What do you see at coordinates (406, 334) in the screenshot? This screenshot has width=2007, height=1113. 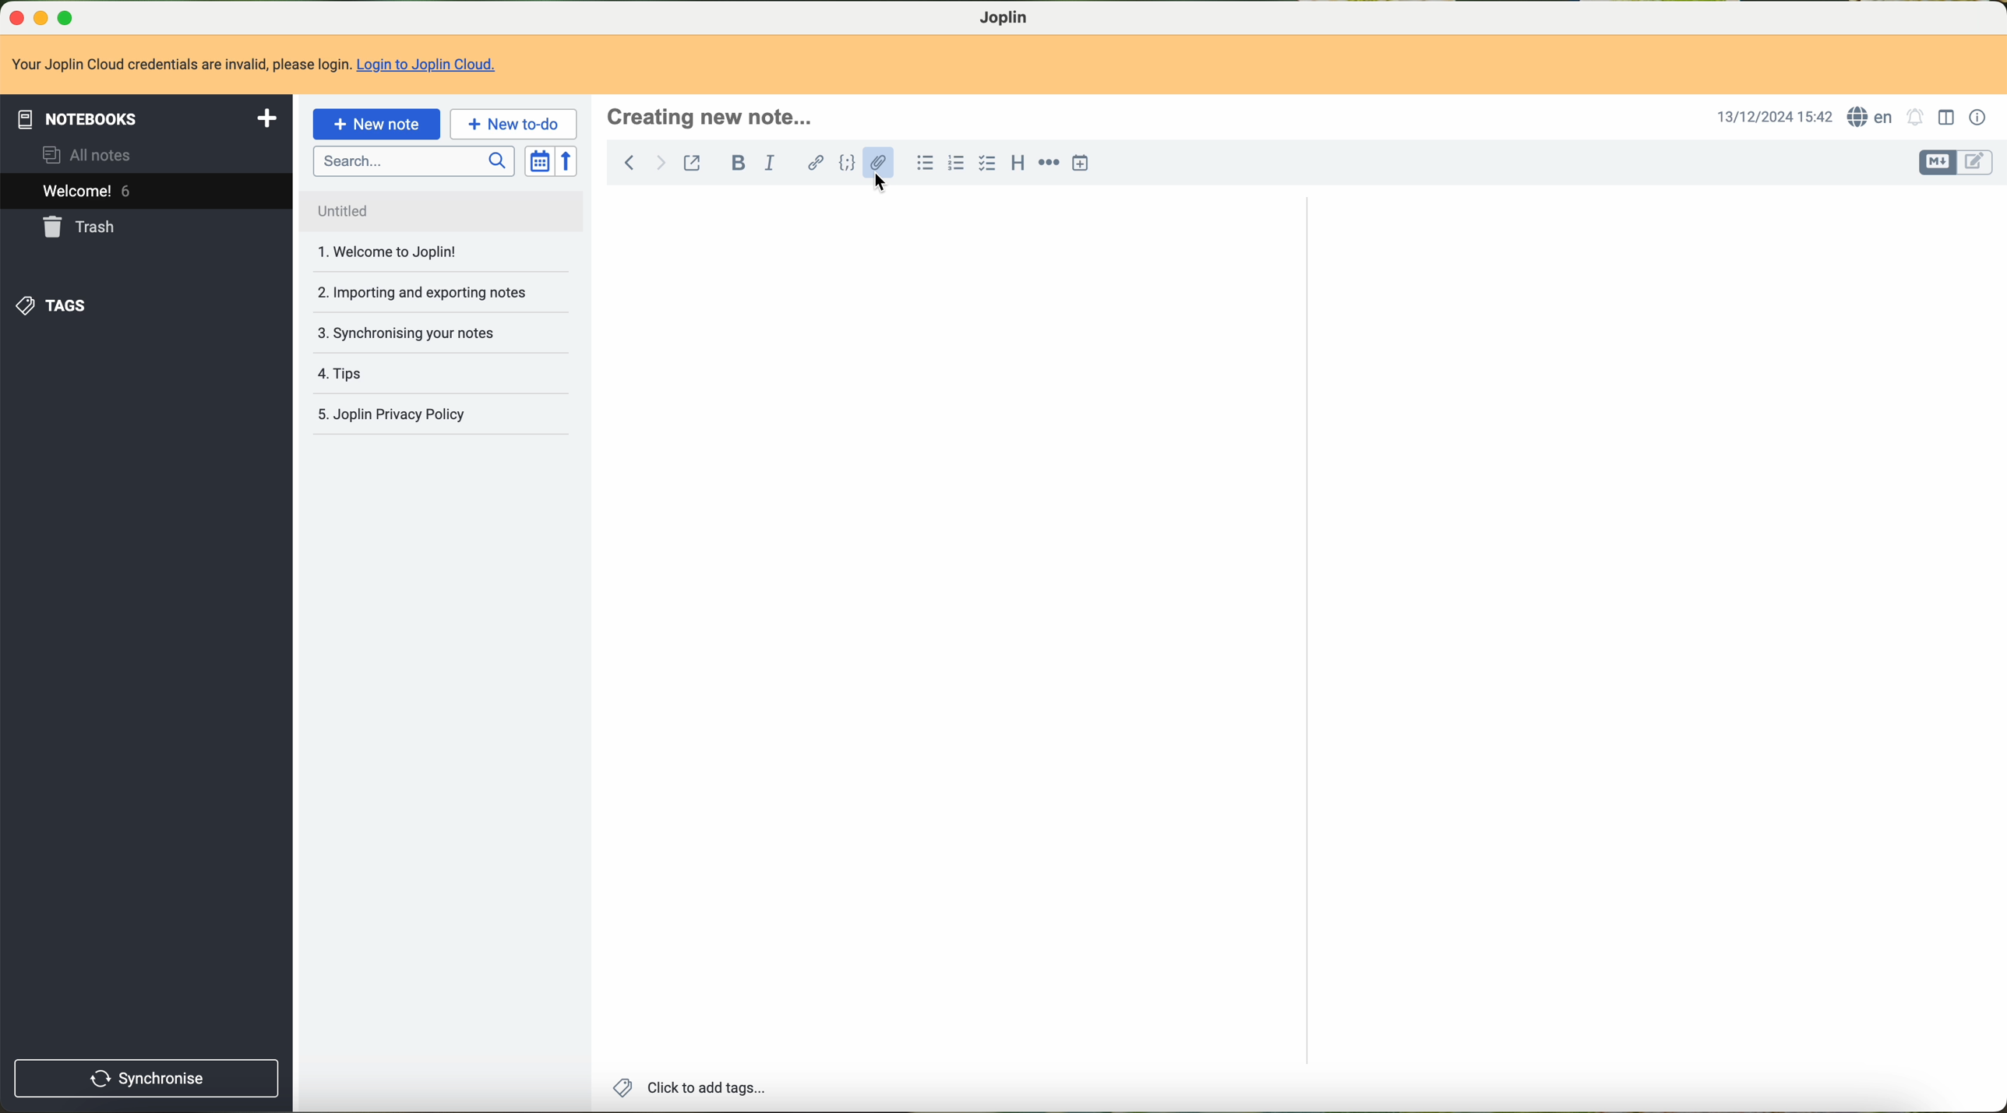 I see `synchronising your notes` at bounding box center [406, 334].